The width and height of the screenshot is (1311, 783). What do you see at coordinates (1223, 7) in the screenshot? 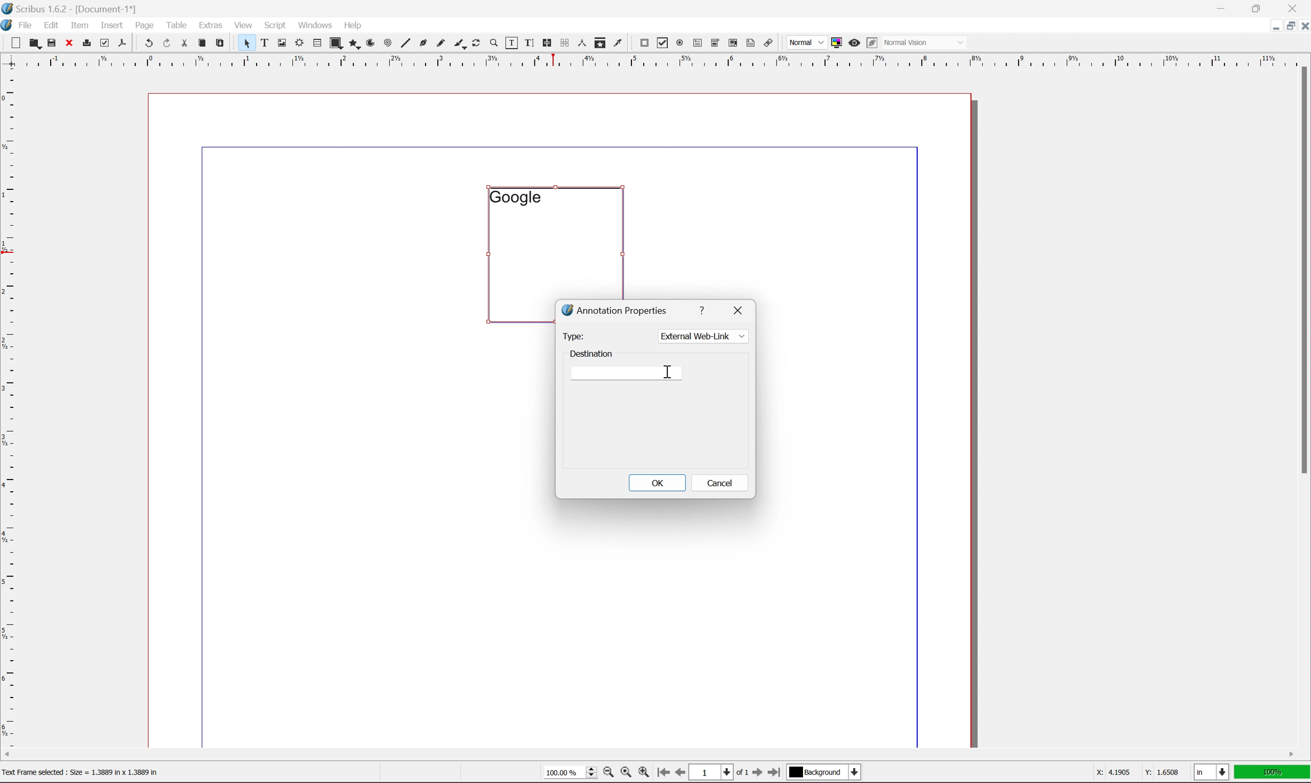
I see `minimize` at bounding box center [1223, 7].